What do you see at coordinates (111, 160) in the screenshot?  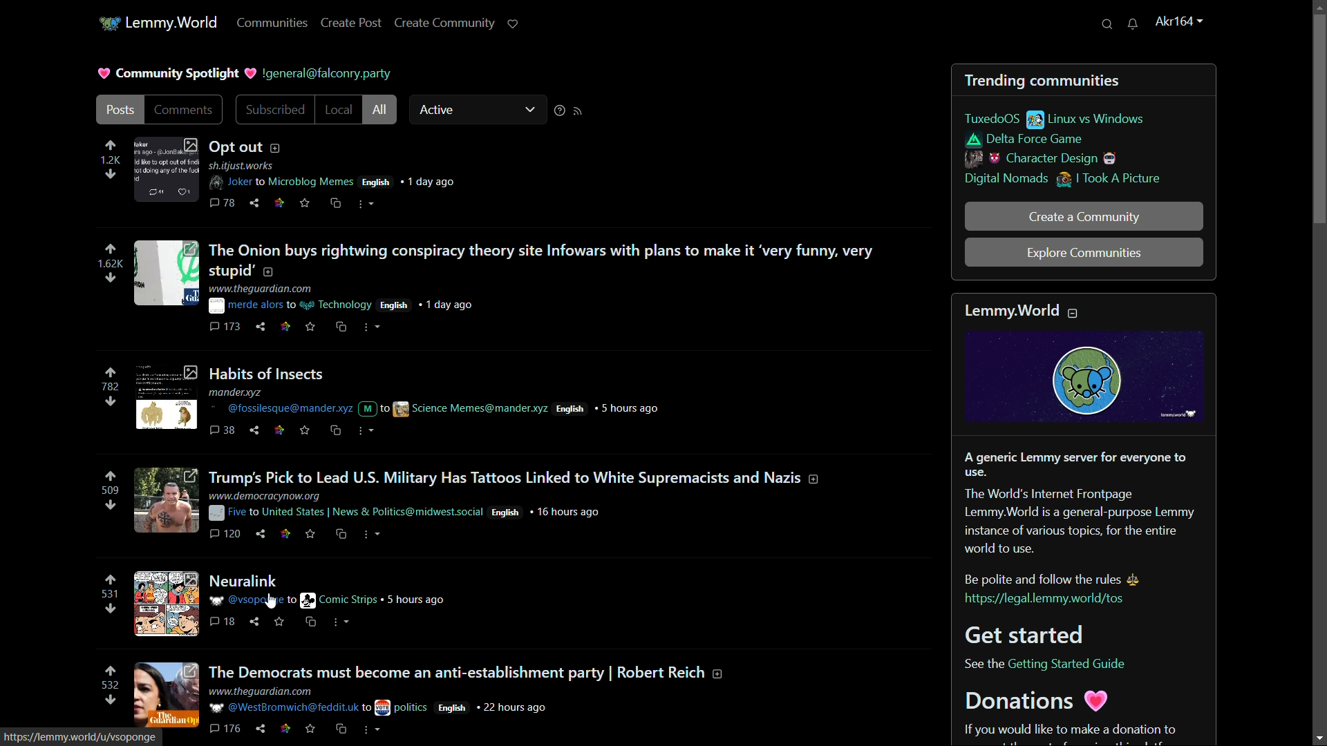 I see `number of votes` at bounding box center [111, 160].